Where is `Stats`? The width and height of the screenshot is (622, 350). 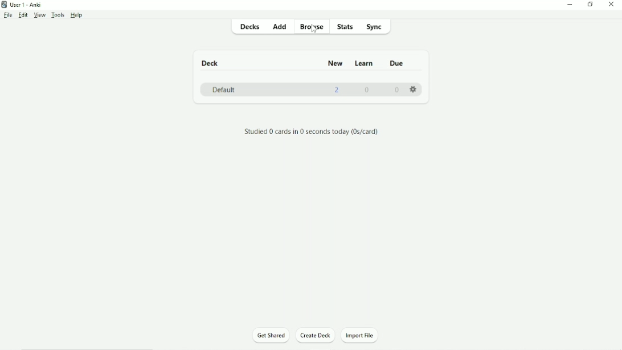
Stats is located at coordinates (345, 27).